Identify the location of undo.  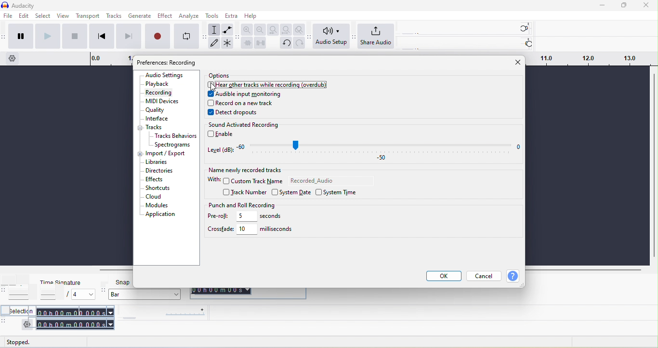
(287, 43).